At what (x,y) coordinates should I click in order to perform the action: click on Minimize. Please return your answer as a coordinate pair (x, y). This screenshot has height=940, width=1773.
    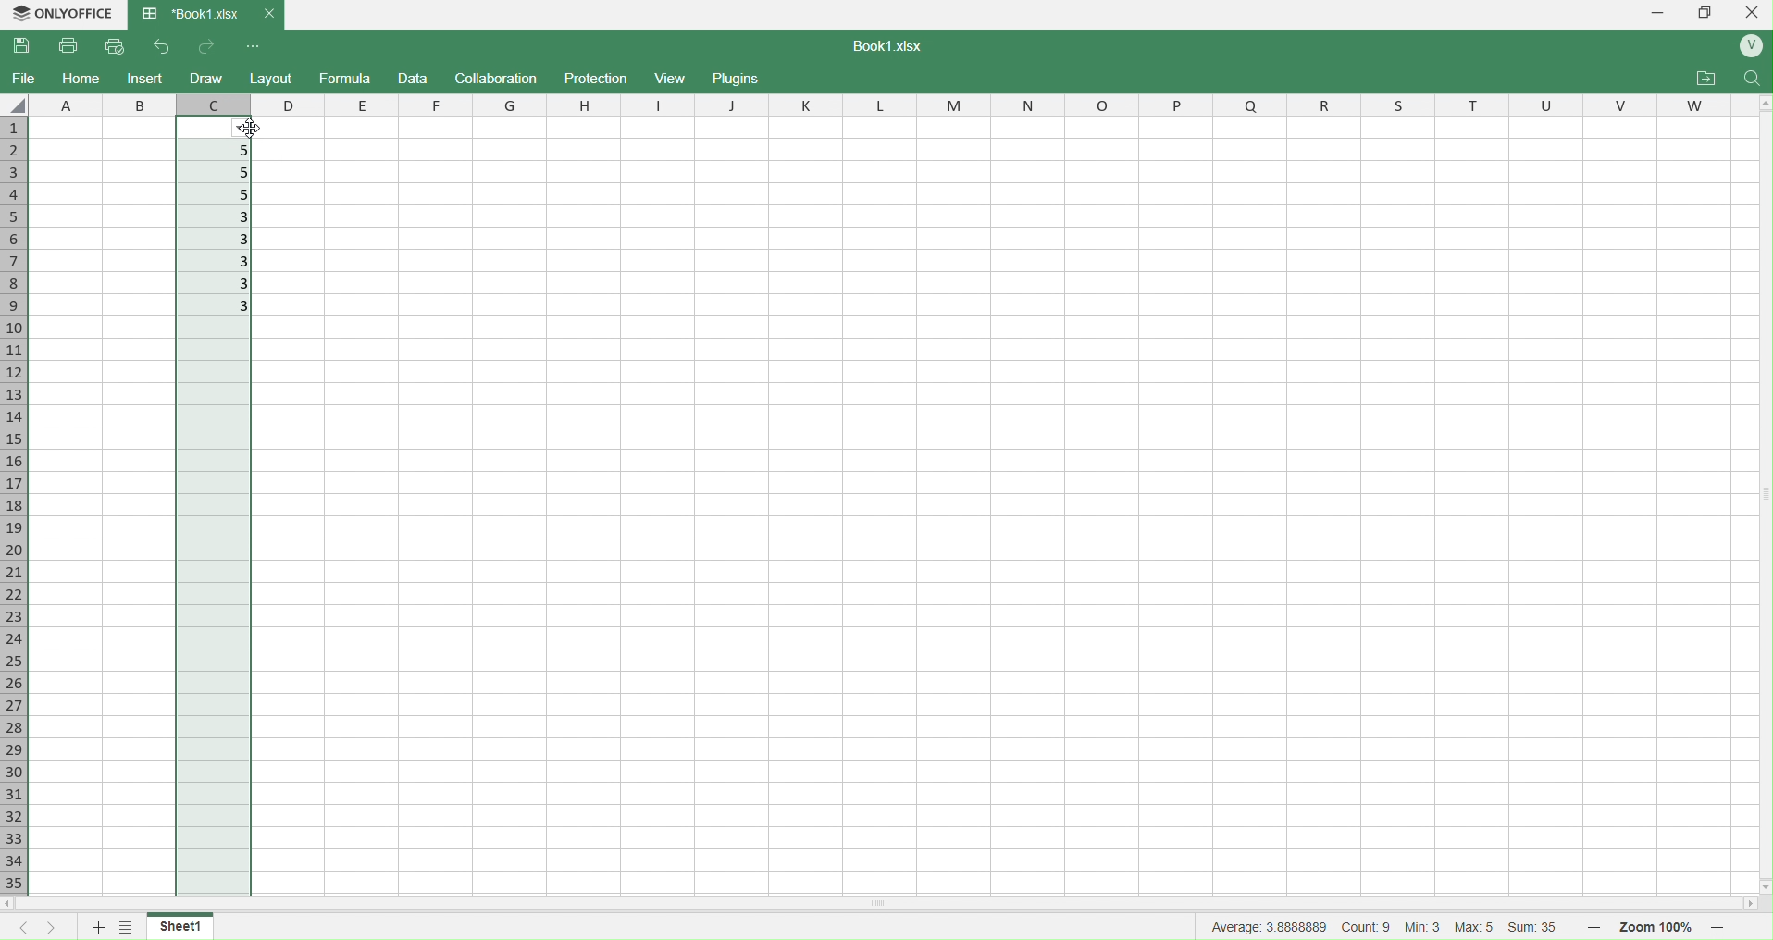
    Looking at the image, I should click on (1659, 13).